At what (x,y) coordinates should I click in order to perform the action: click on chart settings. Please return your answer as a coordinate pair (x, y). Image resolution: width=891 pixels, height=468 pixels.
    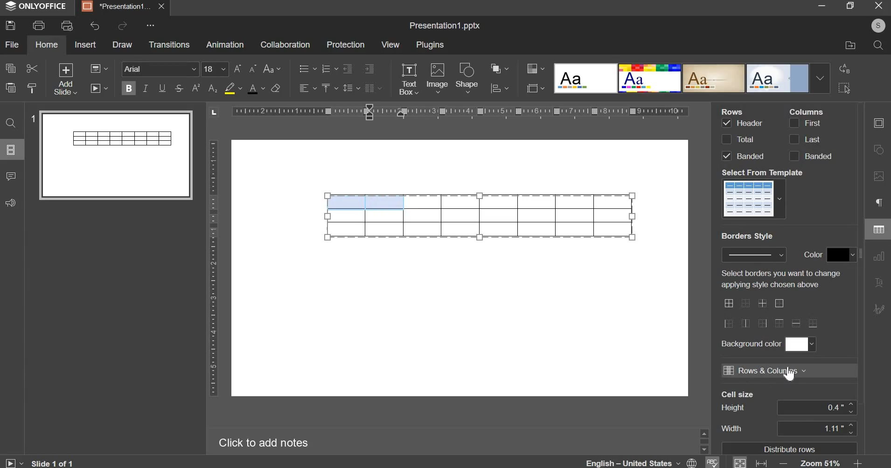
    Looking at the image, I should click on (500, 88).